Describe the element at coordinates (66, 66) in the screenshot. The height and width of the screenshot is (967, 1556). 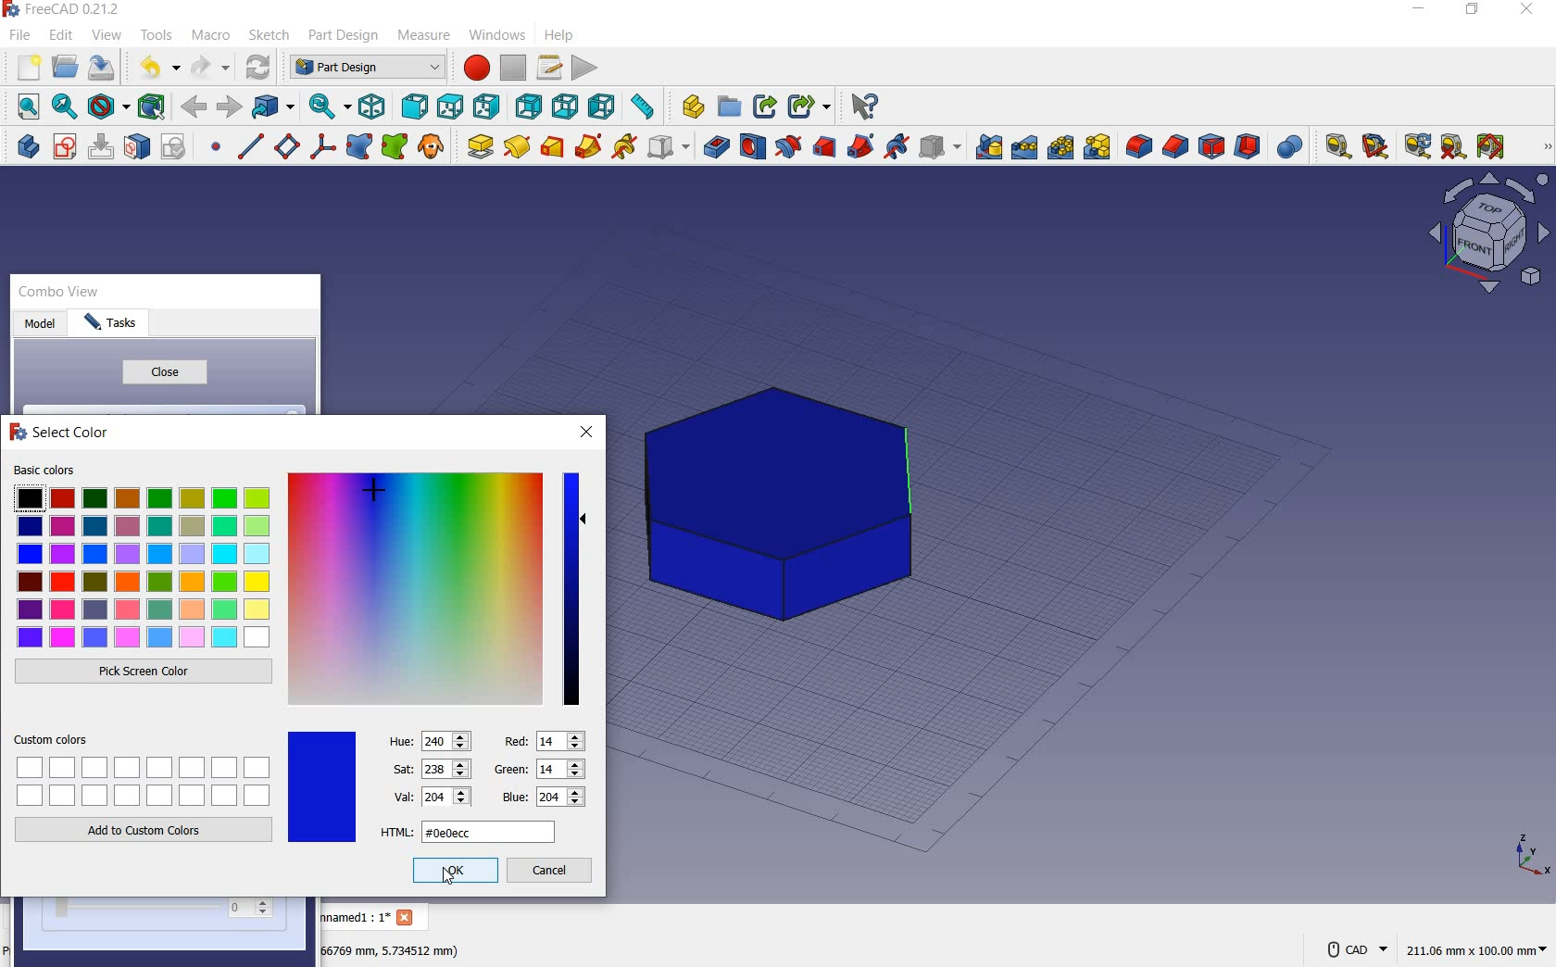
I see `open` at that location.